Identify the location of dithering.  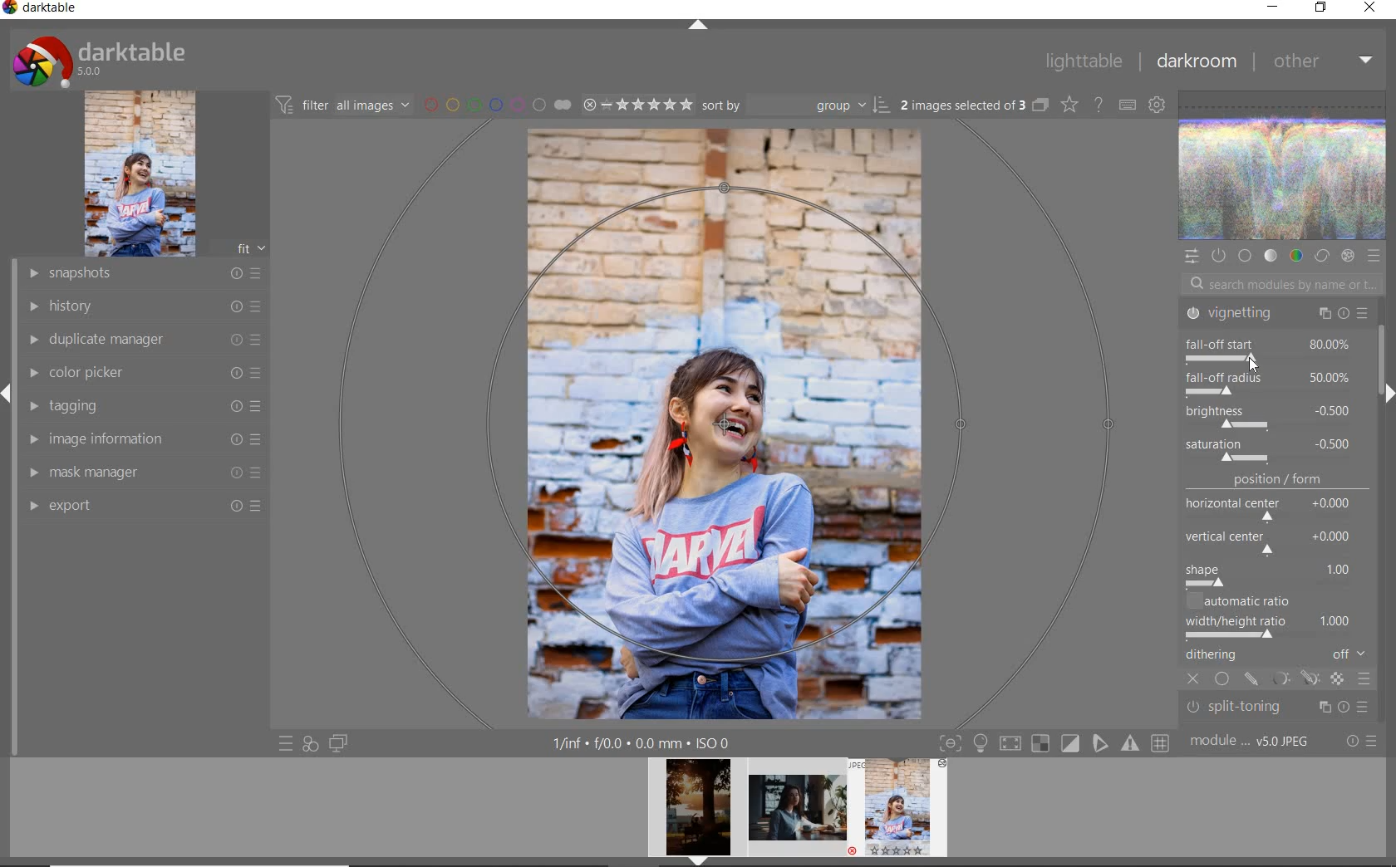
(1278, 656).